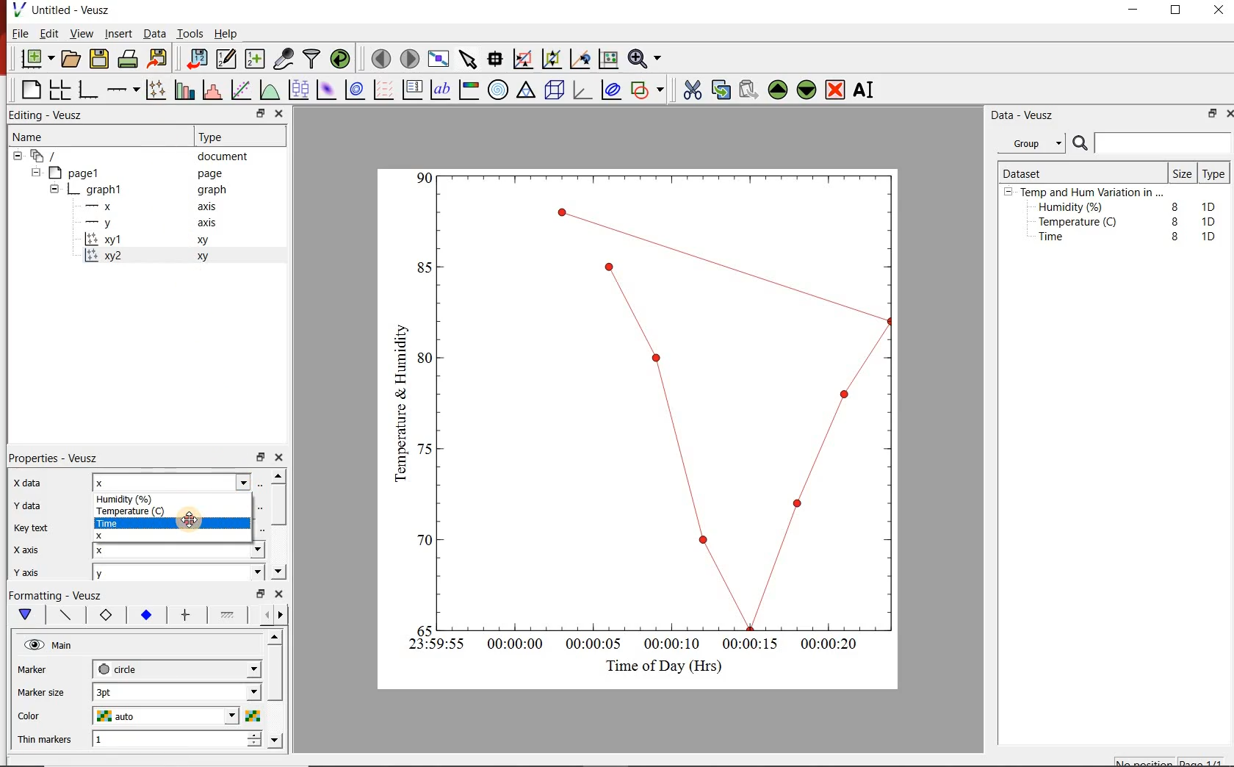  Describe the element at coordinates (123, 534) in the screenshot. I see `x` at that location.